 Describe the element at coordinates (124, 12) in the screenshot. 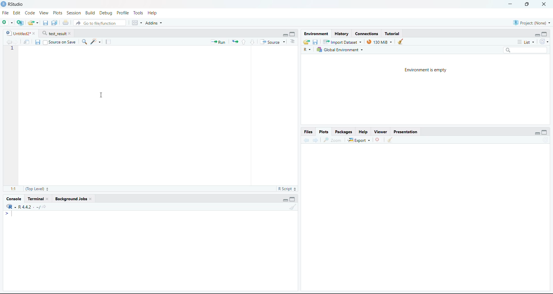

I see `Profile` at that location.